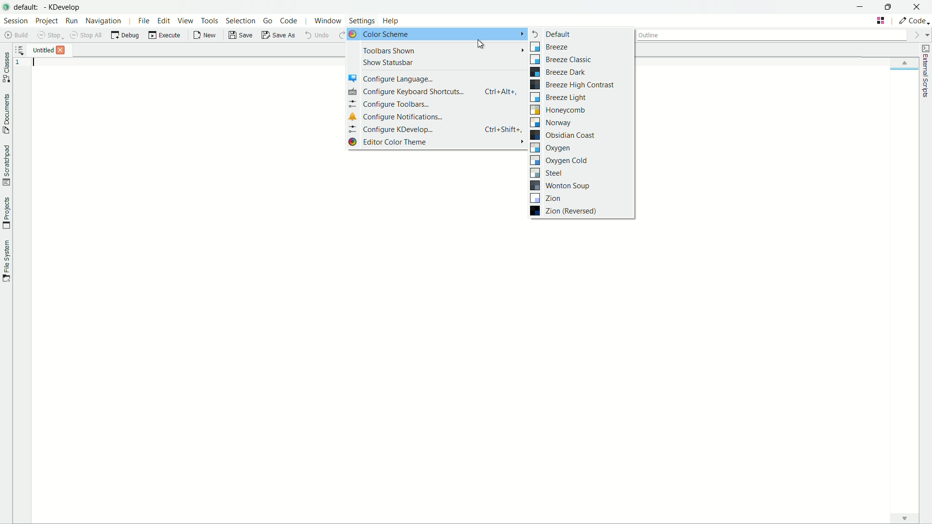 This screenshot has width=932, height=524. What do you see at coordinates (49, 35) in the screenshot?
I see `stop` at bounding box center [49, 35].